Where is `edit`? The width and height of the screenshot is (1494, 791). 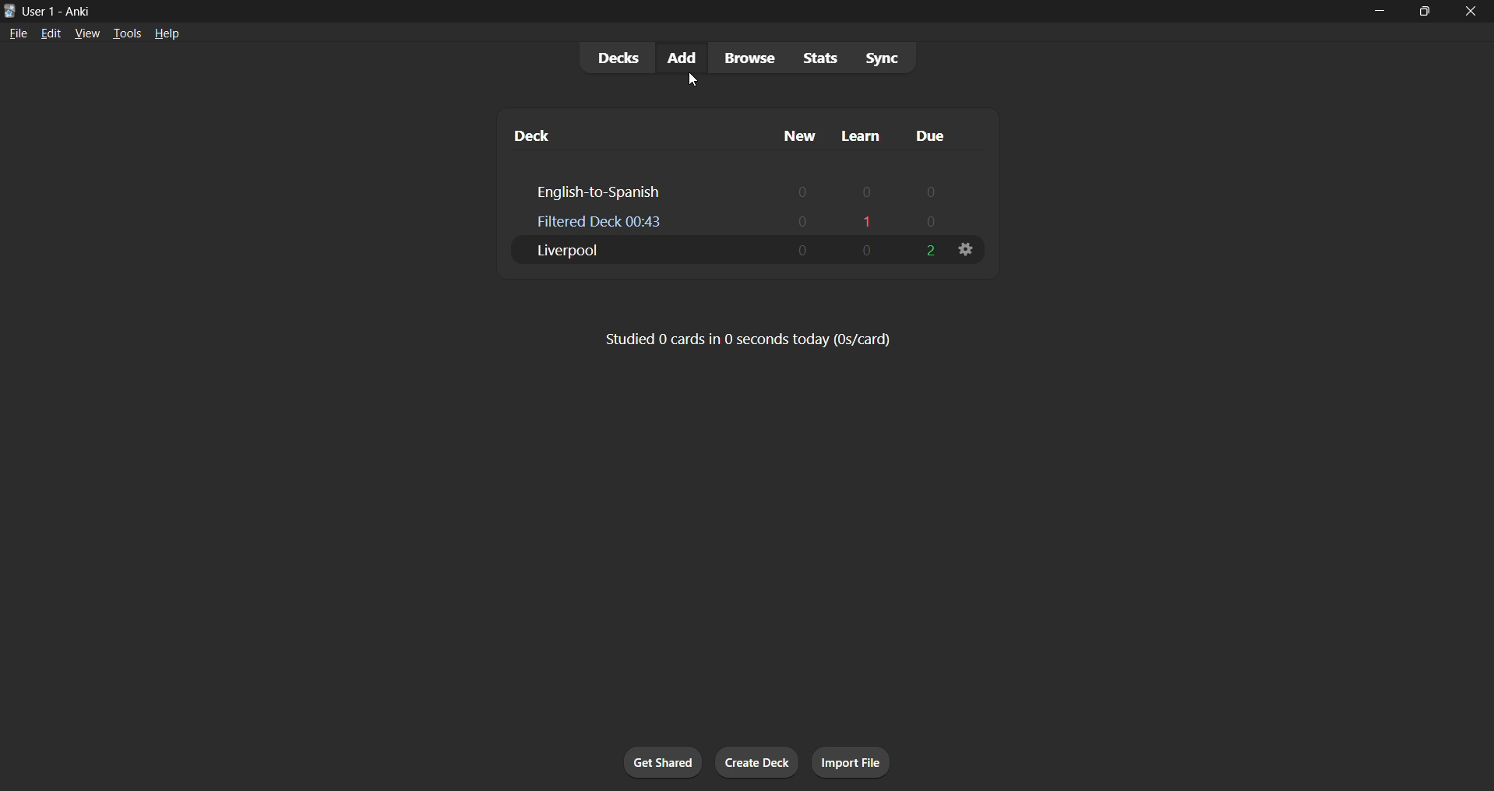 edit is located at coordinates (49, 32).